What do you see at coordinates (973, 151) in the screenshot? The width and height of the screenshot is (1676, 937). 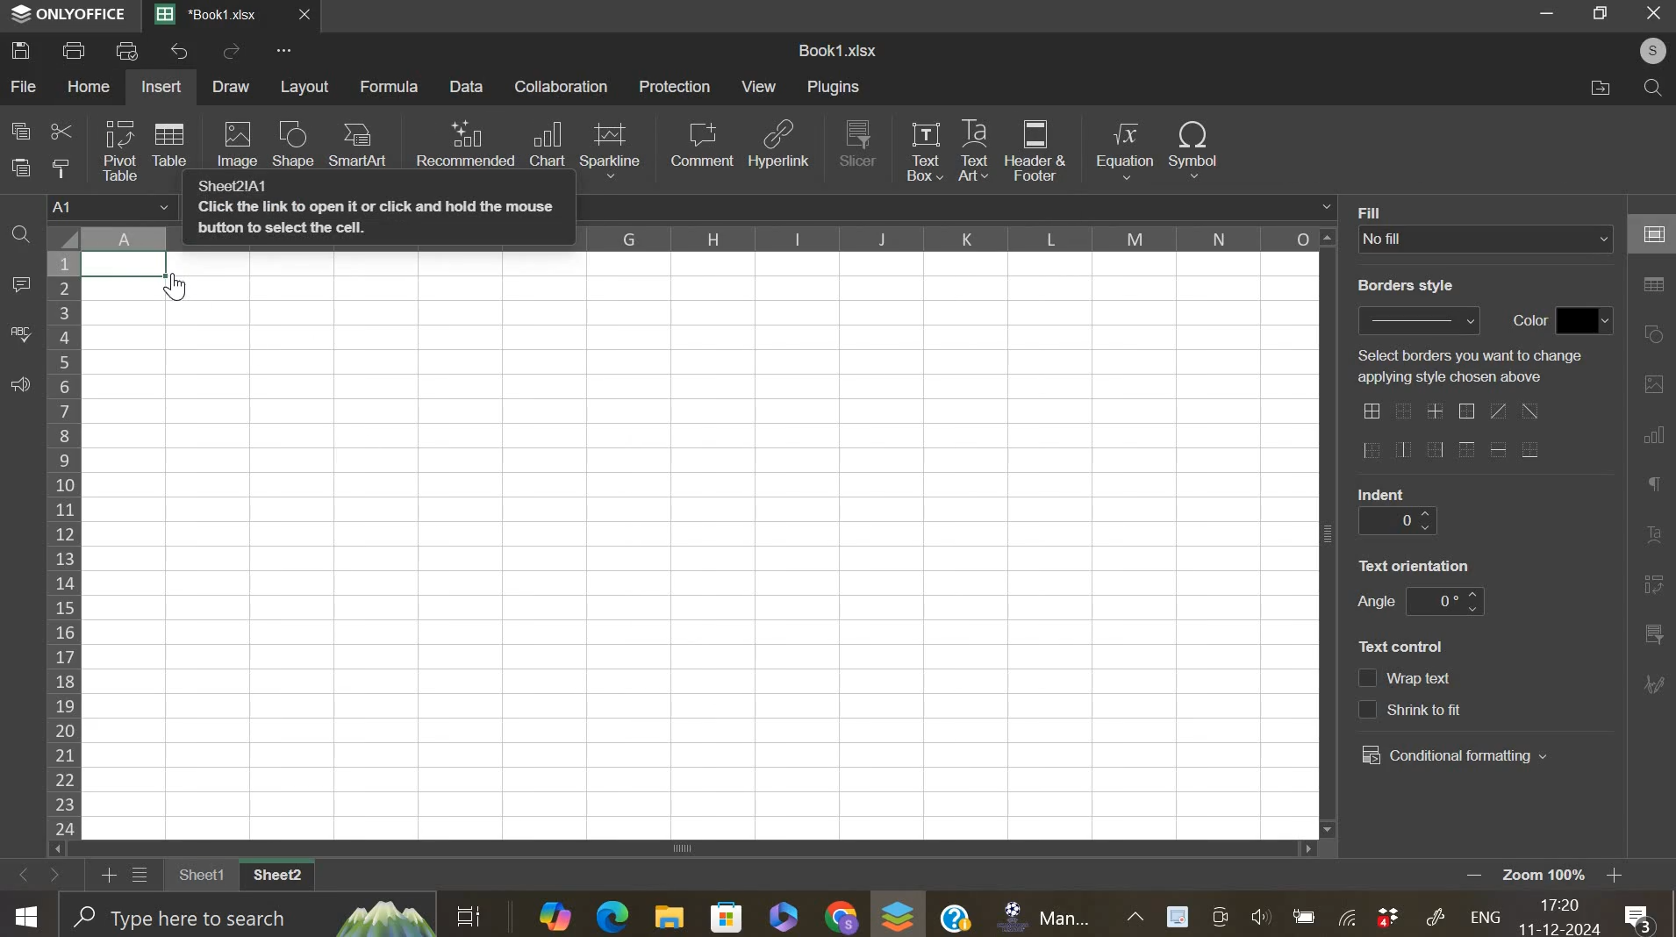 I see `text art` at bounding box center [973, 151].